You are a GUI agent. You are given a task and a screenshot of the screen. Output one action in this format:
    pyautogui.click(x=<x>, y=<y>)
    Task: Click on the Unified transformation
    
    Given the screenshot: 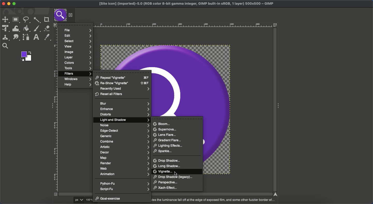 What is the action you would take?
    pyautogui.click(x=5, y=29)
    